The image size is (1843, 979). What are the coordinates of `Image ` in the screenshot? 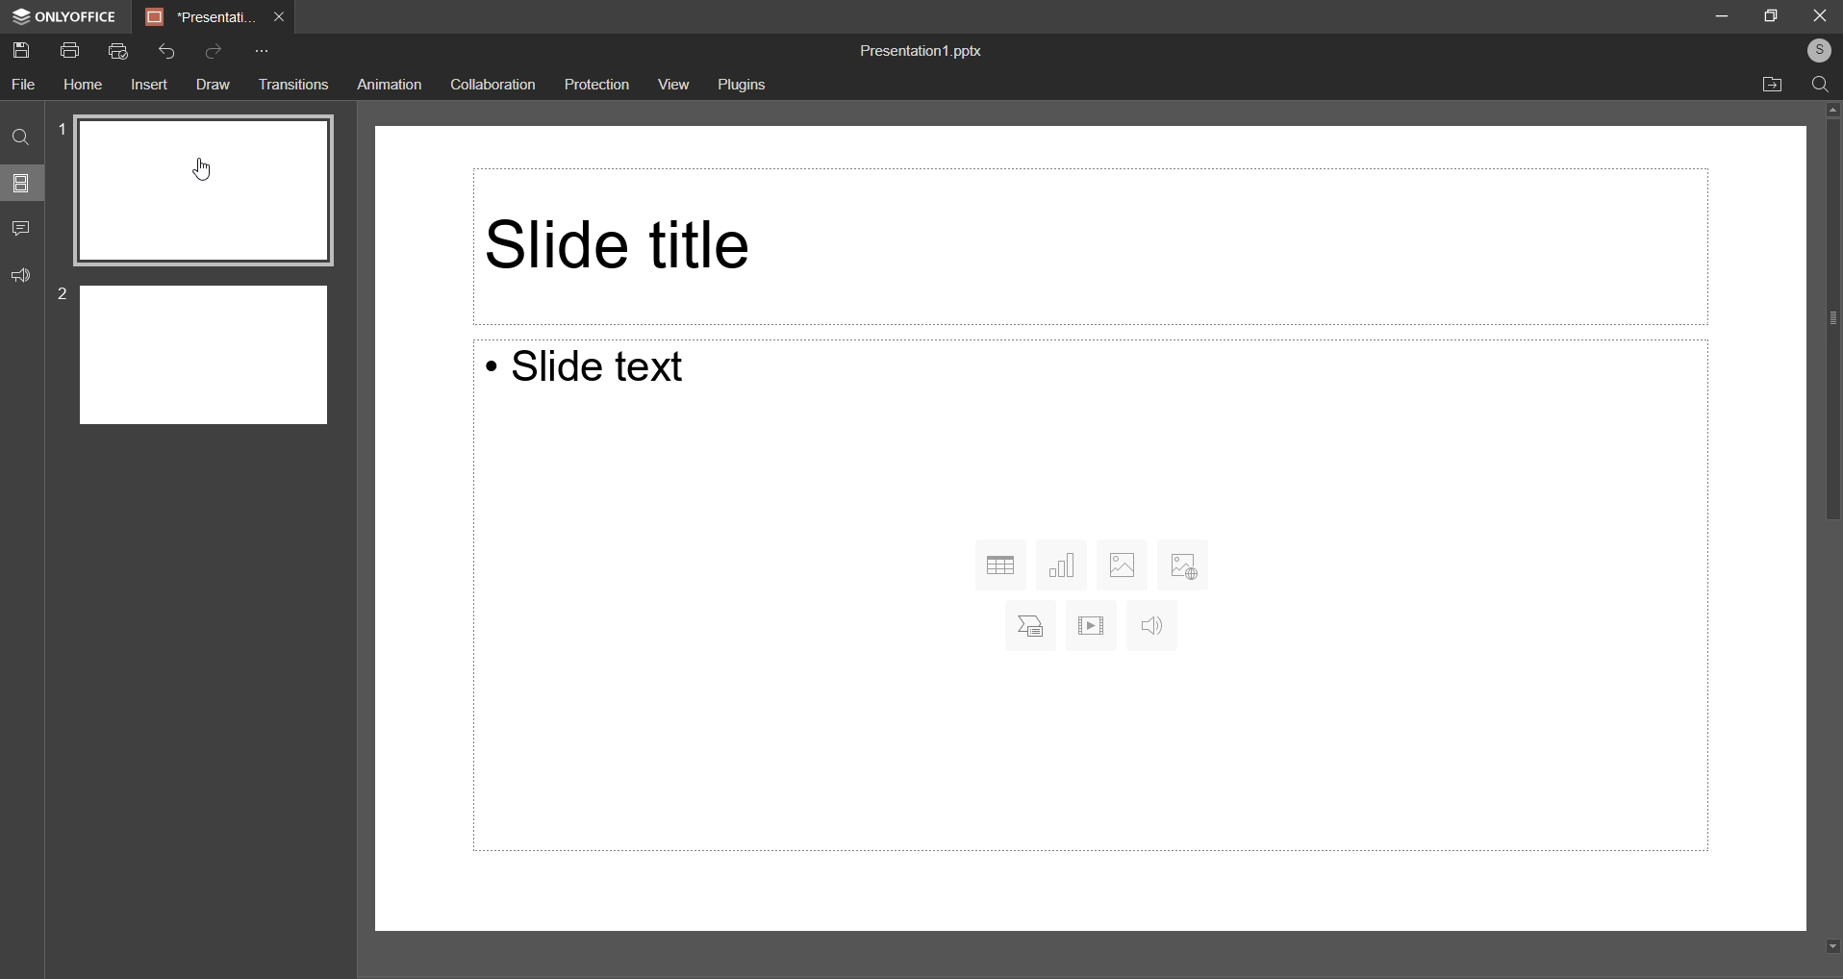 It's located at (1122, 563).